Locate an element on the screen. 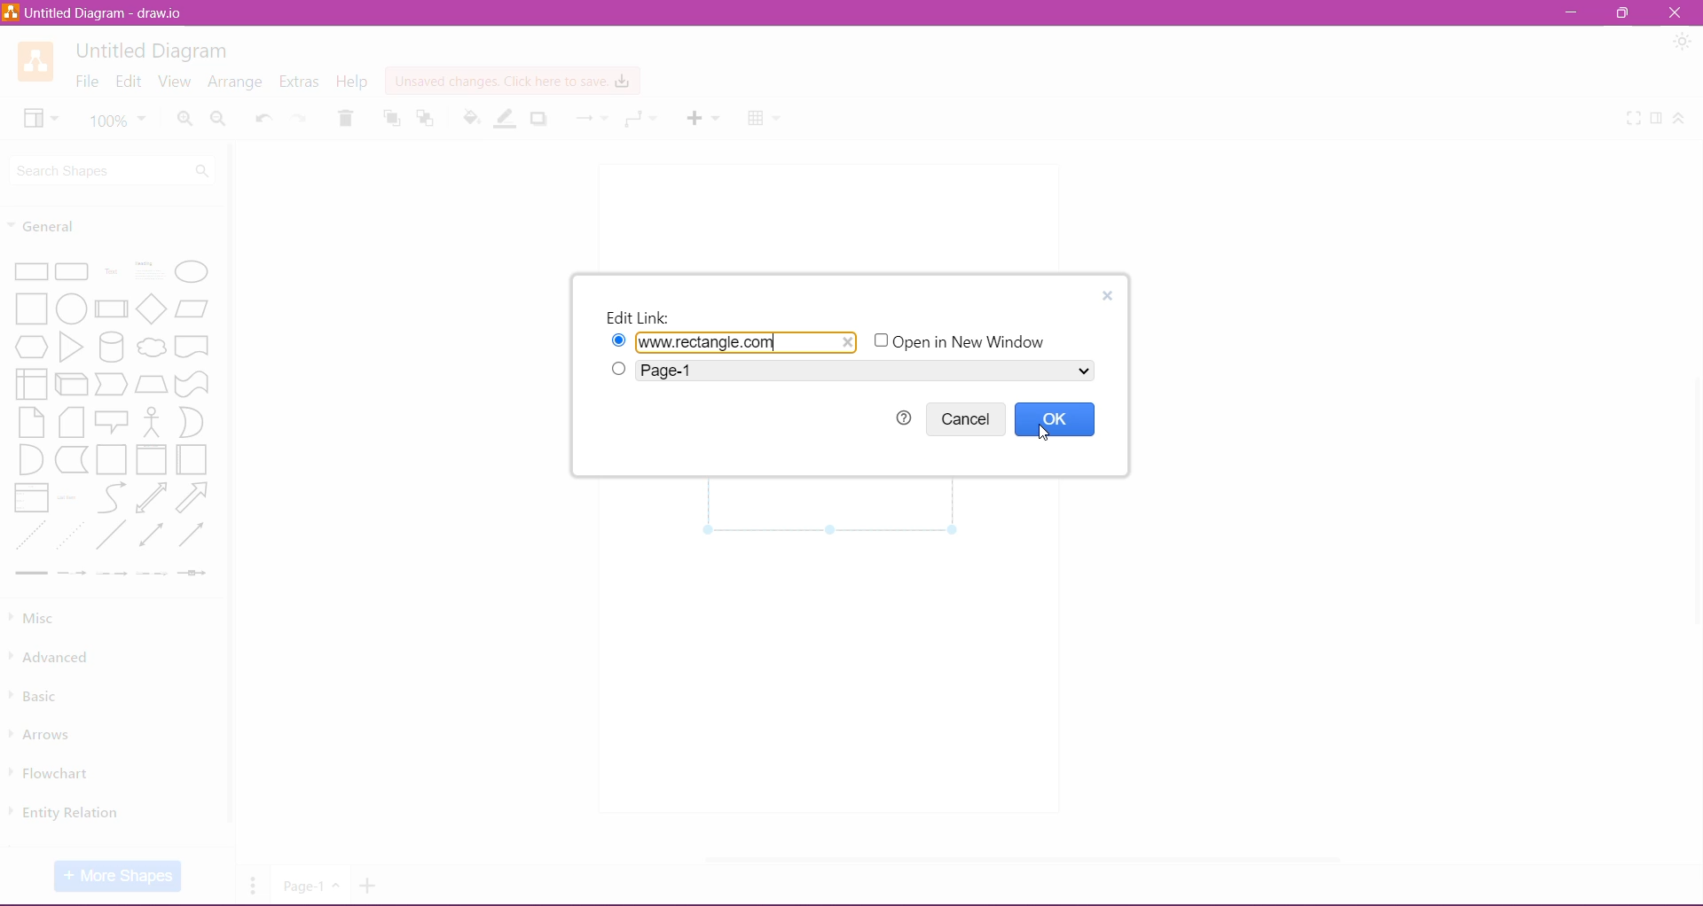  Connection is located at coordinates (592, 119).